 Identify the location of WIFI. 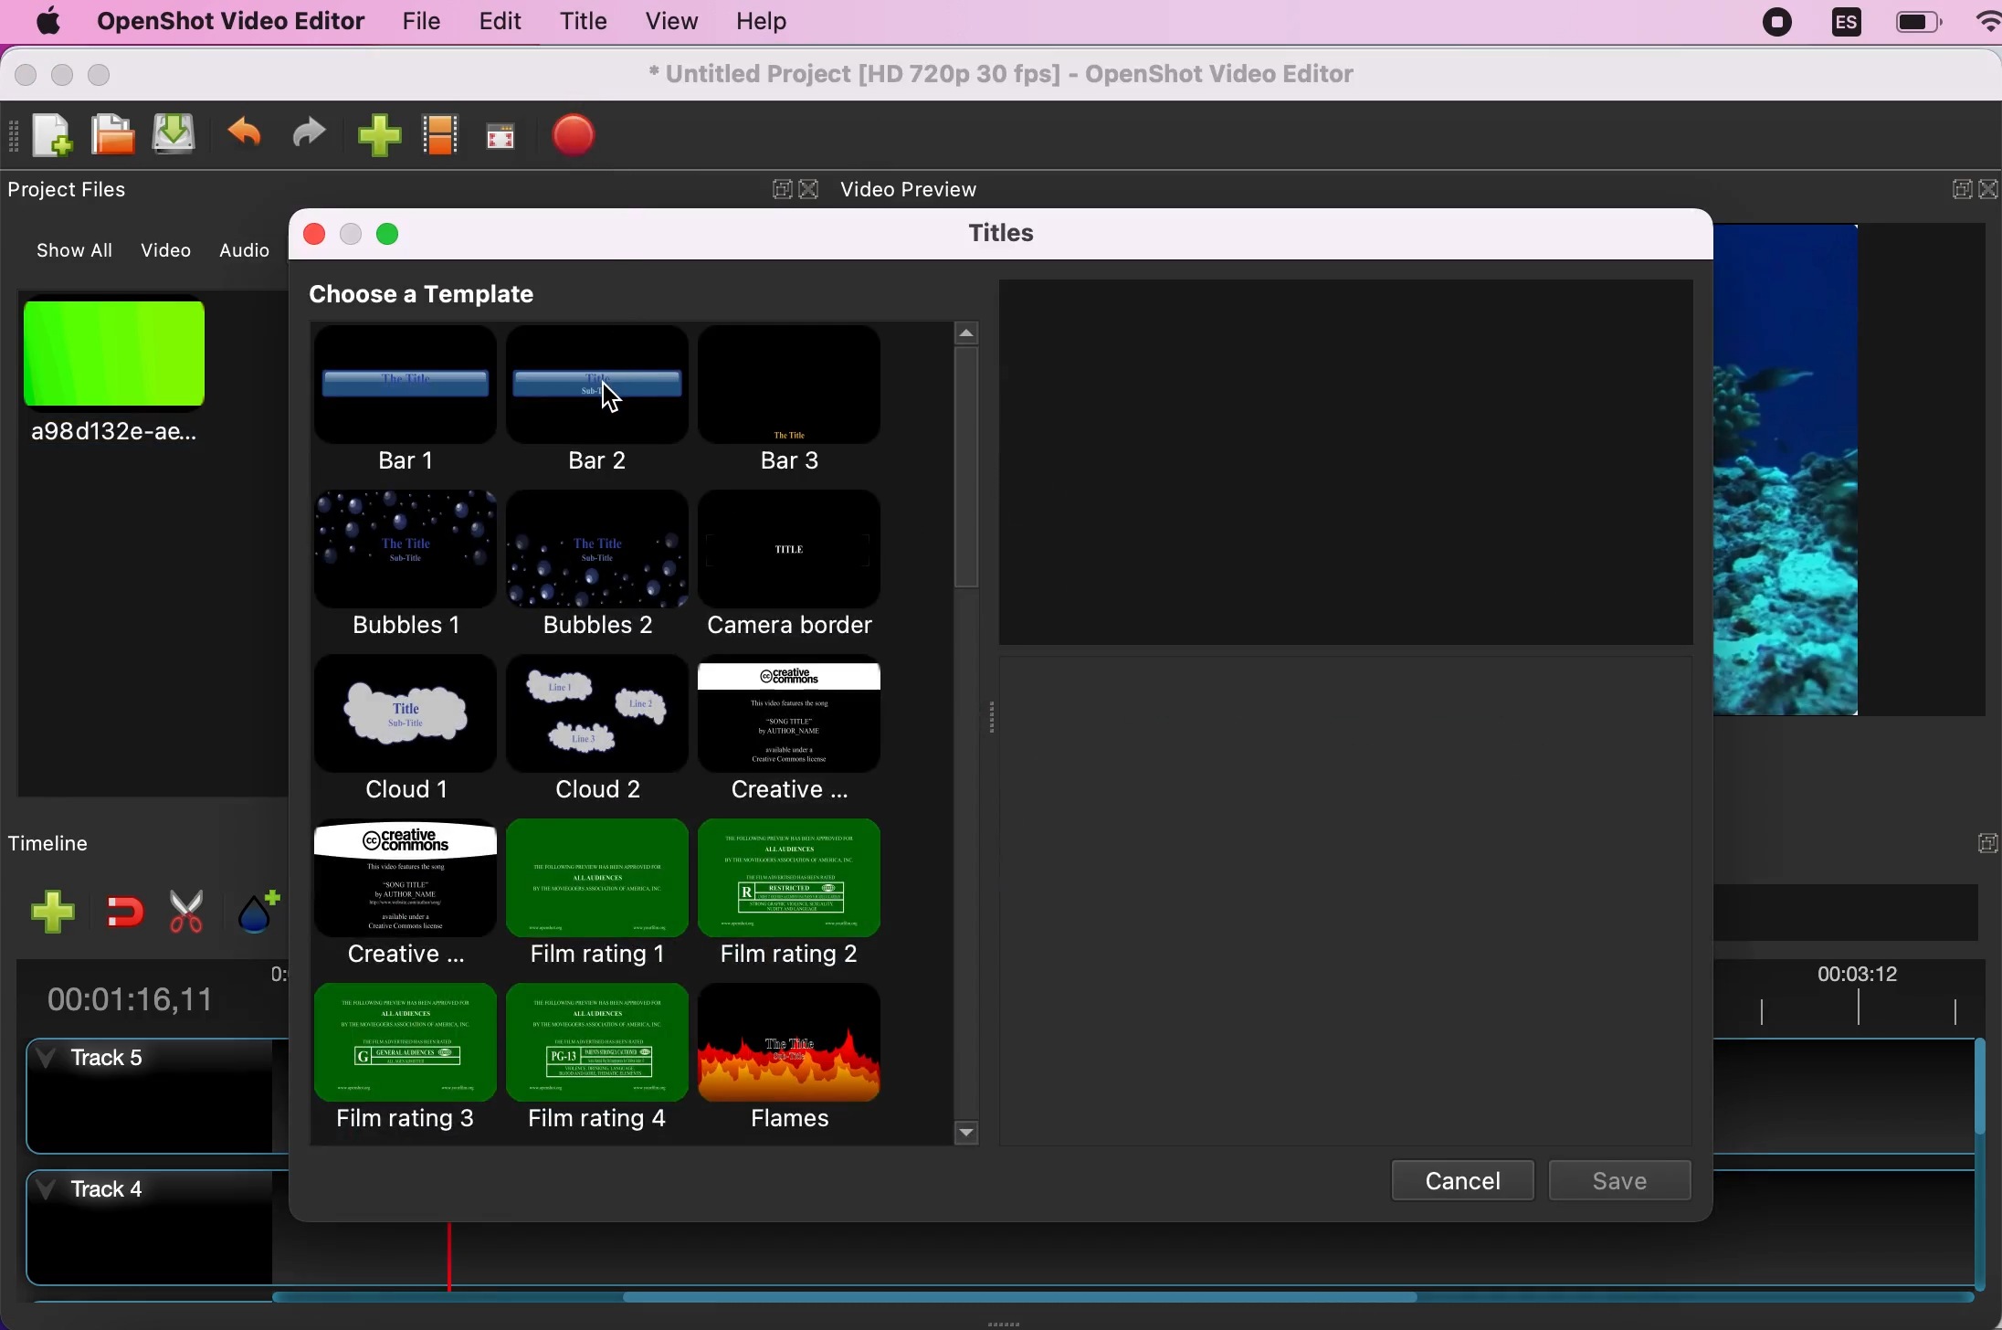
(1988, 20).